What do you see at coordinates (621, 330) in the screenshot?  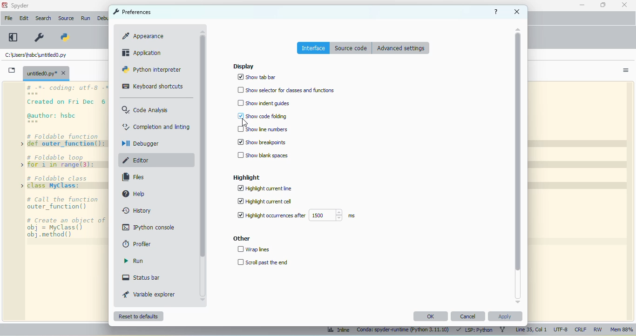 I see `mem 88%` at bounding box center [621, 330].